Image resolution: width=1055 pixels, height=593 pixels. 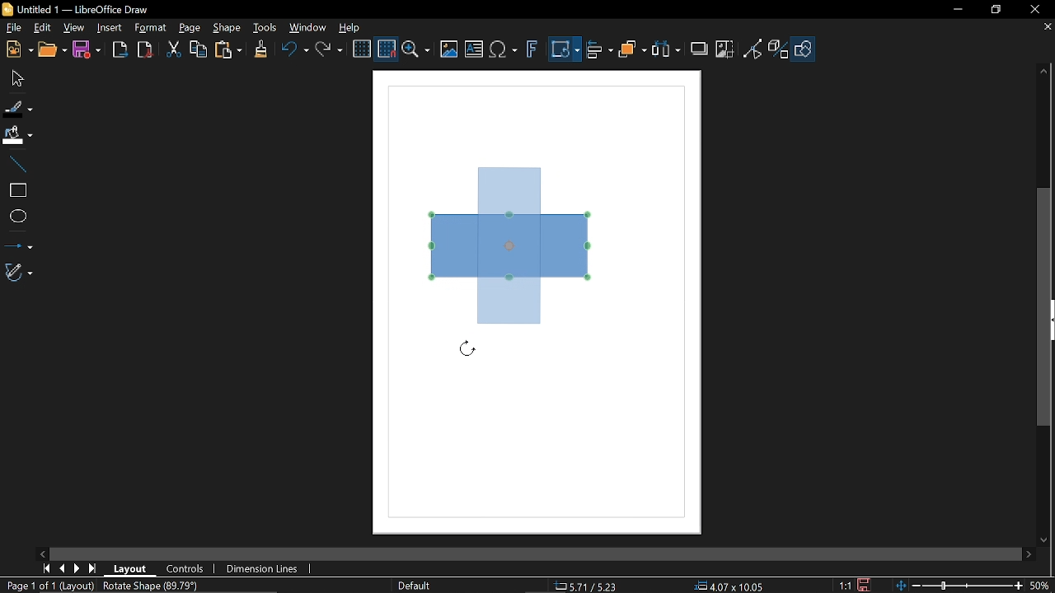 I want to click on 10.00x4.00(Object Size), so click(x=729, y=586).